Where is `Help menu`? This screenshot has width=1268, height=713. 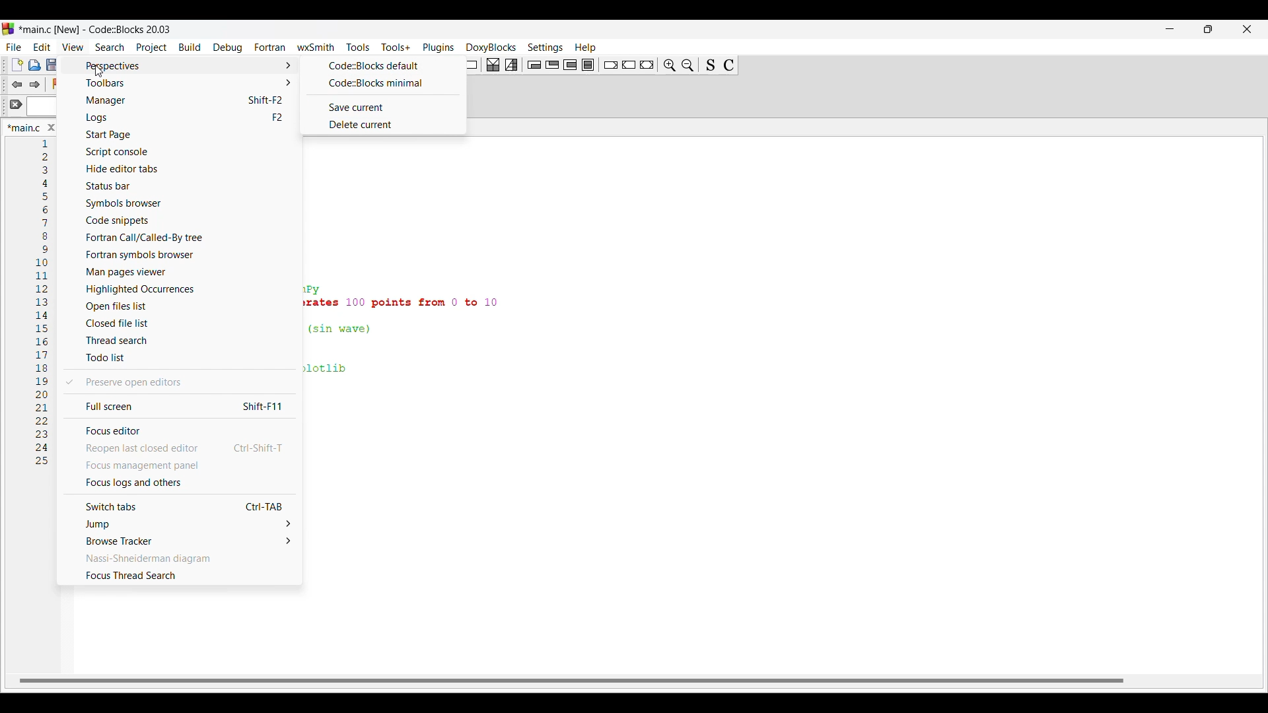 Help menu is located at coordinates (586, 48).